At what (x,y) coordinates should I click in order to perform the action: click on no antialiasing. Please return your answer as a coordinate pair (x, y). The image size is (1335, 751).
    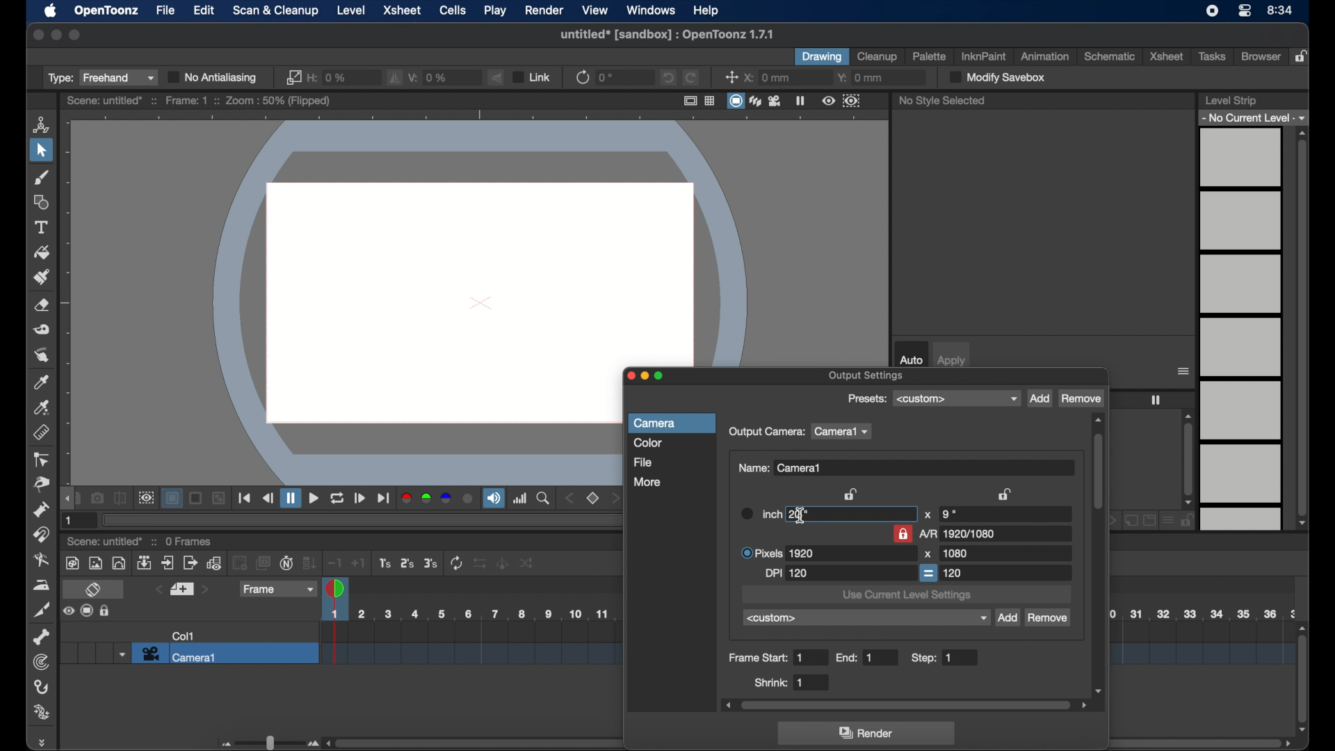
    Looking at the image, I should click on (213, 77).